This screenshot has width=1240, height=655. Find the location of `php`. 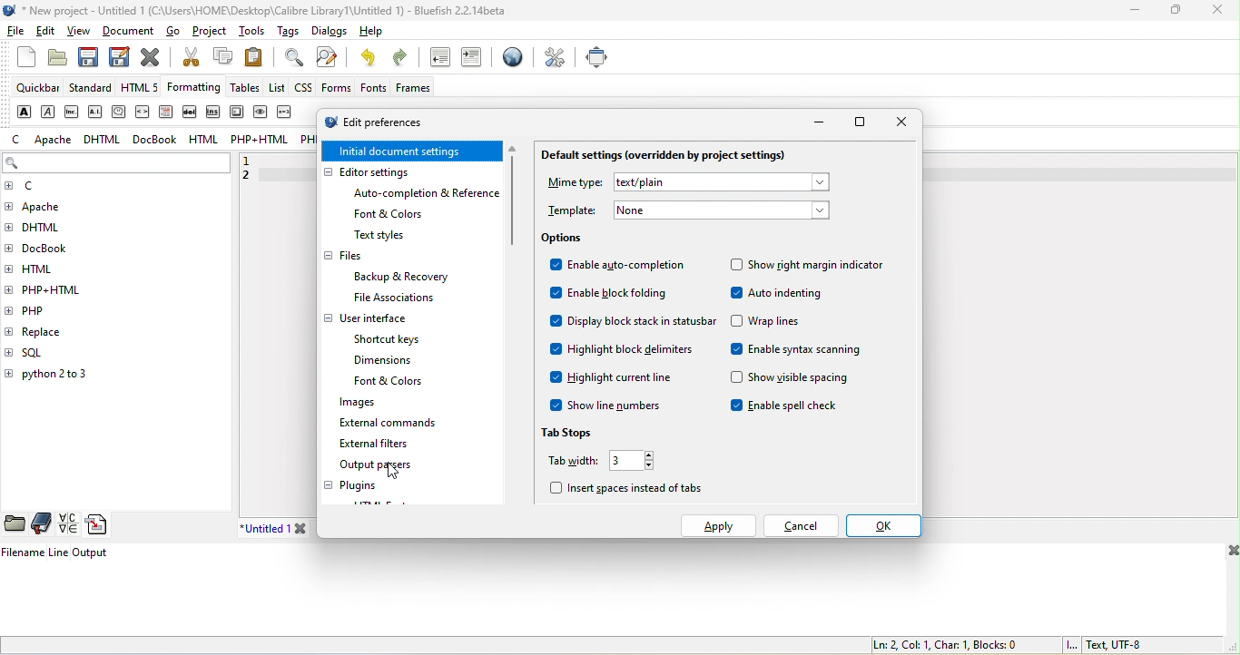

php is located at coordinates (308, 142).